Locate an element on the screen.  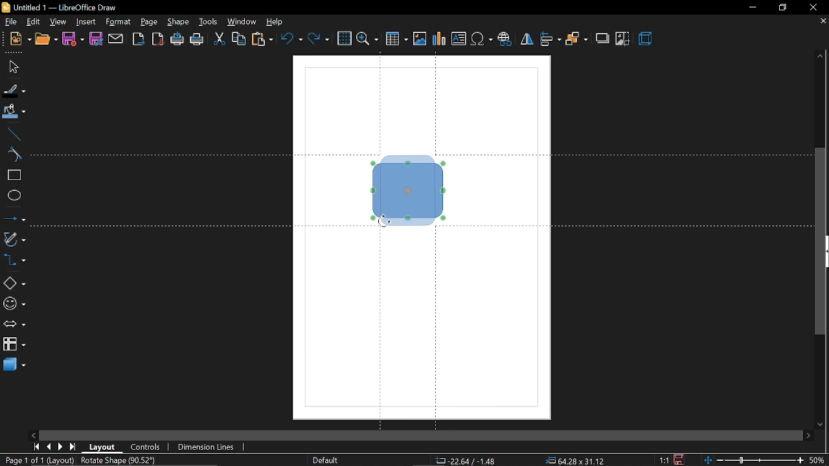
Cursor is located at coordinates (384, 223).